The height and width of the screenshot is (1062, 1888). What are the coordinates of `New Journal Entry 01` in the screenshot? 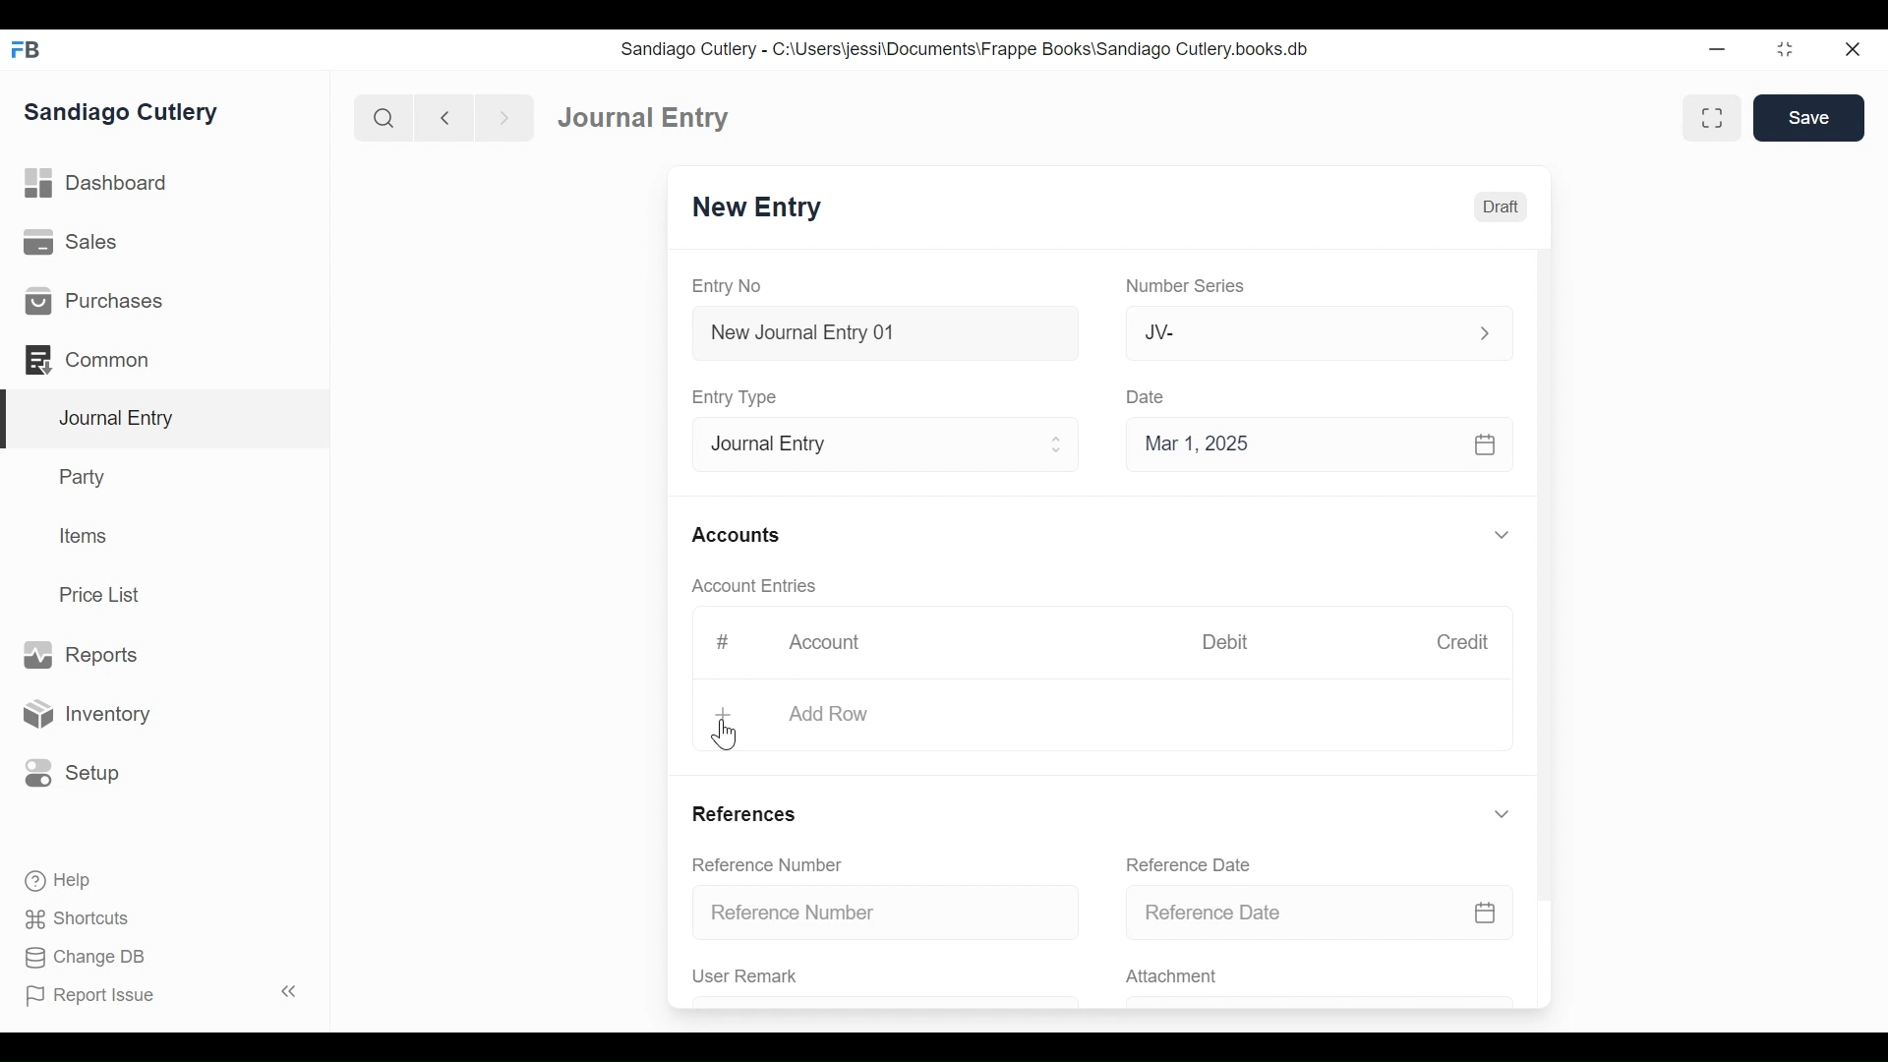 It's located at (879, 331).